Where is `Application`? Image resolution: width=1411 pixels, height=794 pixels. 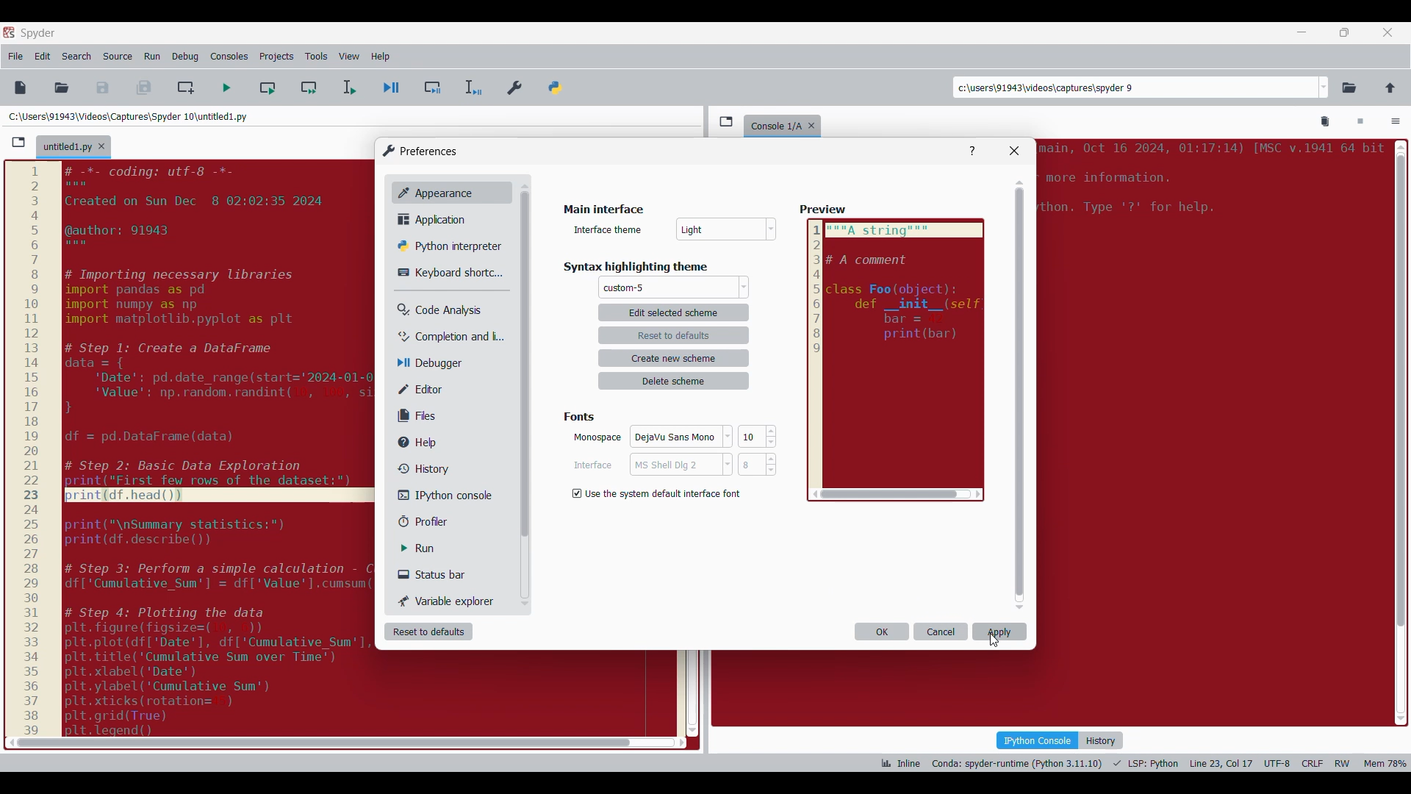 Application is located at coordinates (436, 219).